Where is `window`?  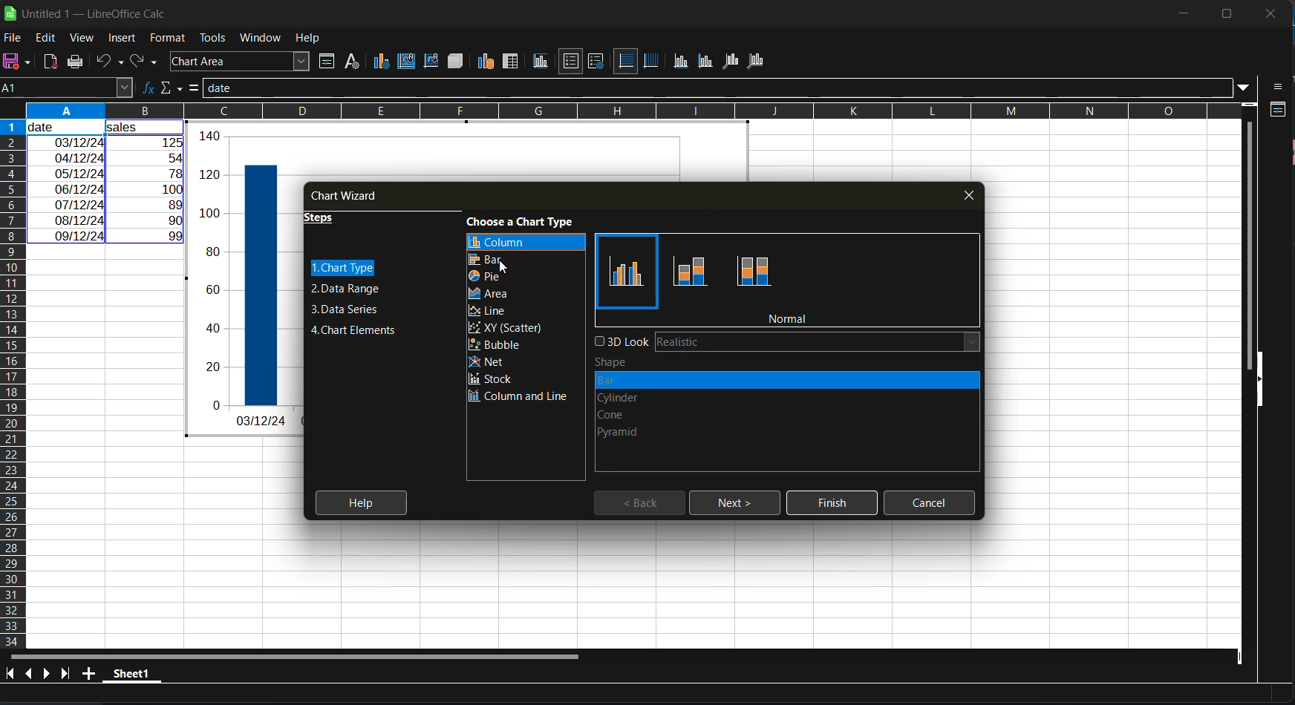
window is located at coordinates (261, 37).